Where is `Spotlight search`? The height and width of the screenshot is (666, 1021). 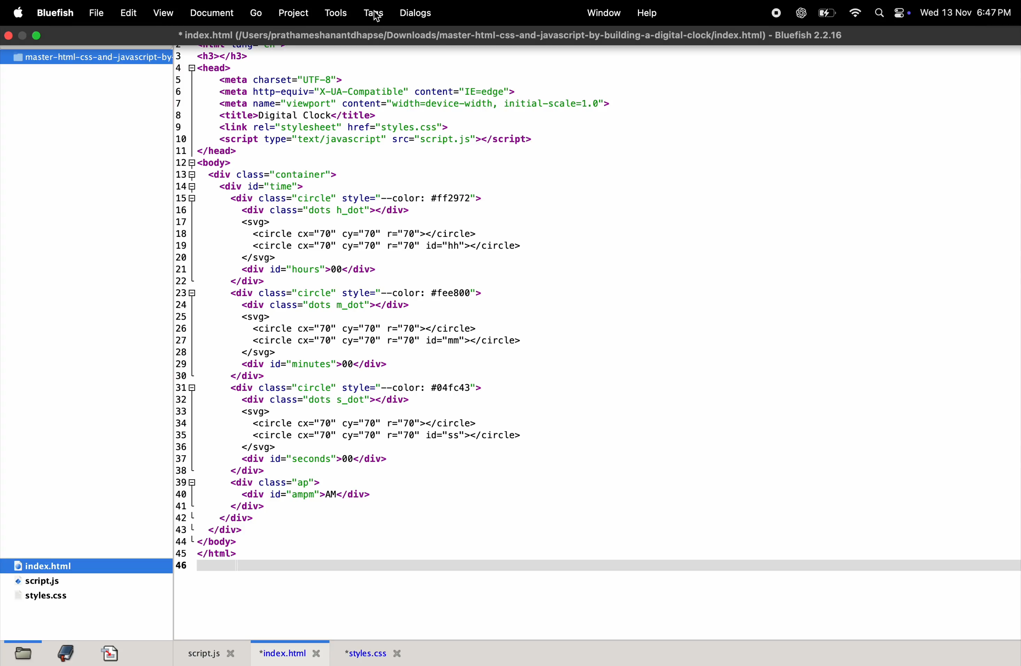 Spotlight search is located at coordinates (880, 13).